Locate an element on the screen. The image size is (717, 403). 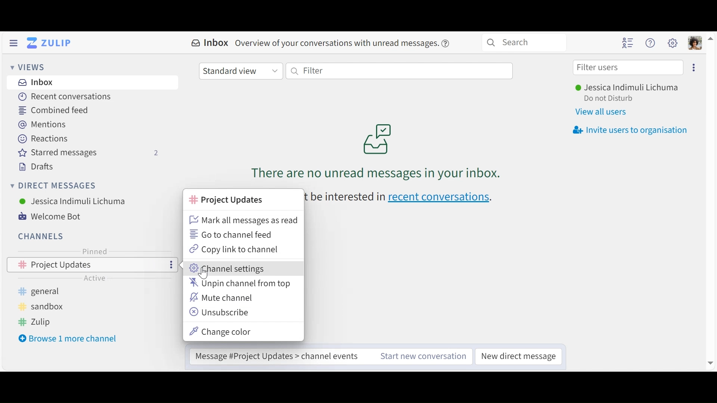
Start new conversation is located at coordinates (423, 357).